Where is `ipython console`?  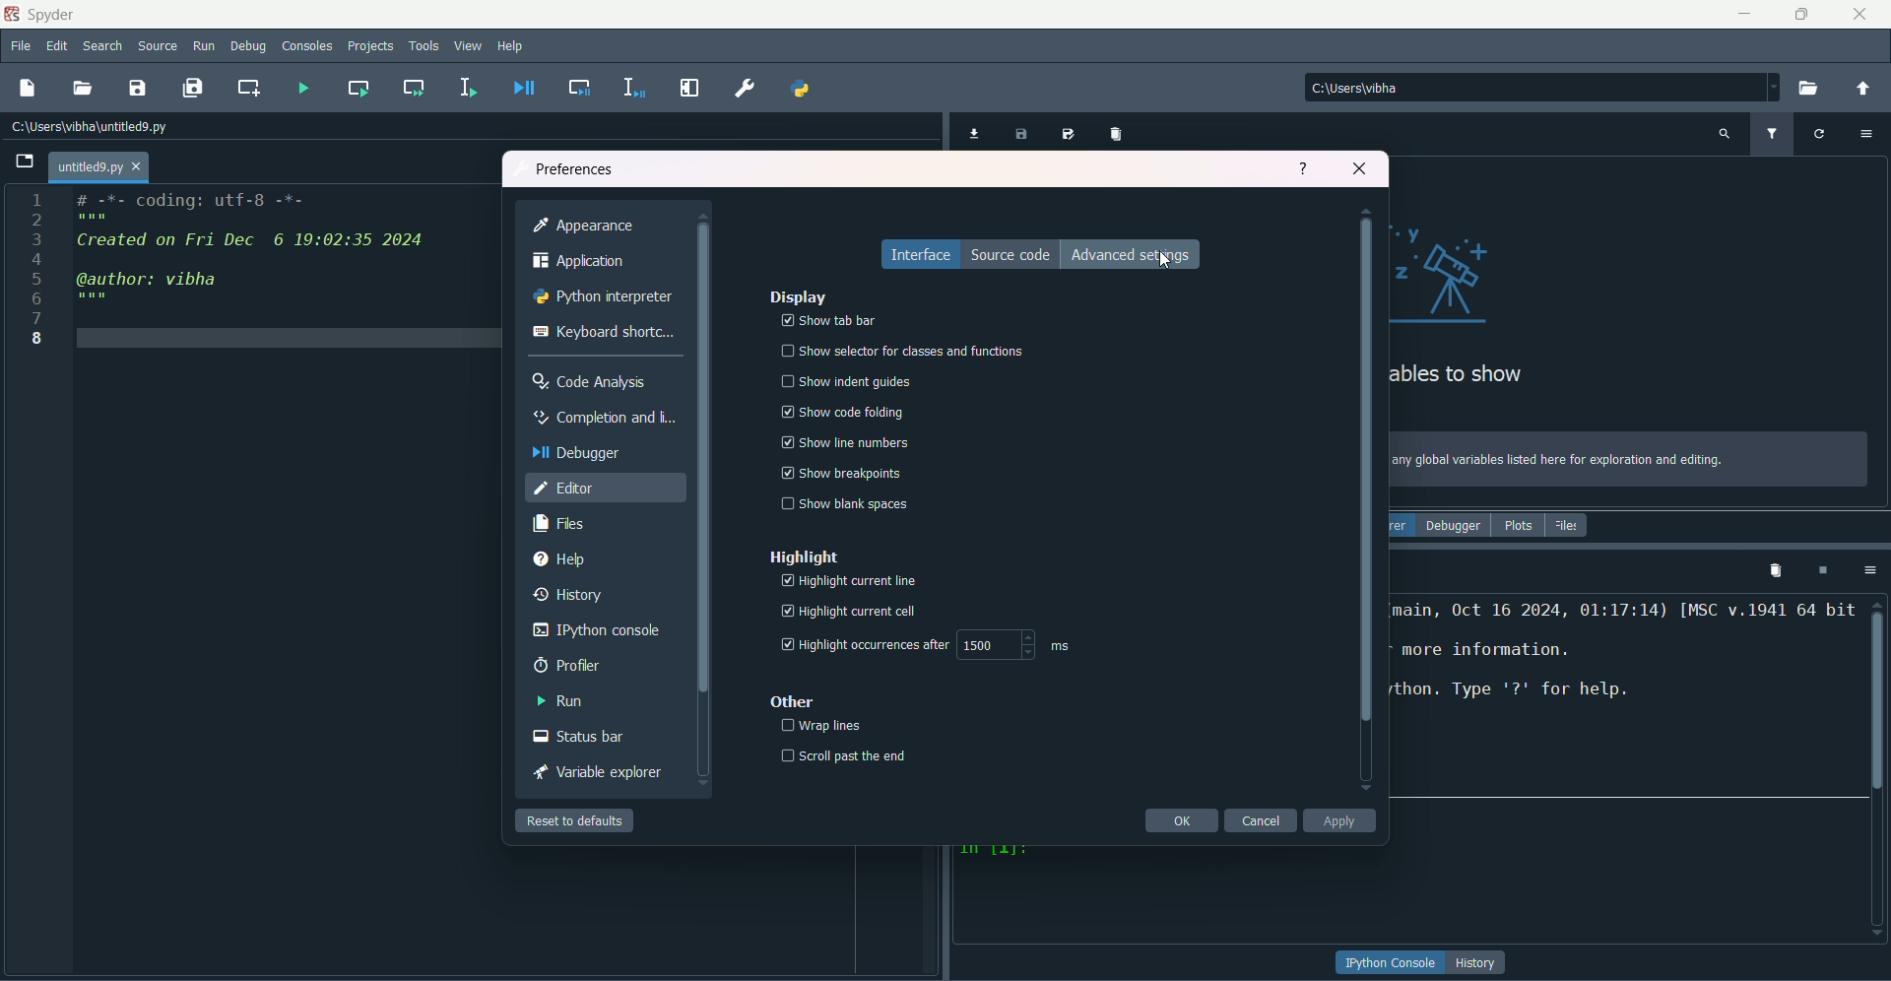 ipython console is located at coordinates (598, 630).